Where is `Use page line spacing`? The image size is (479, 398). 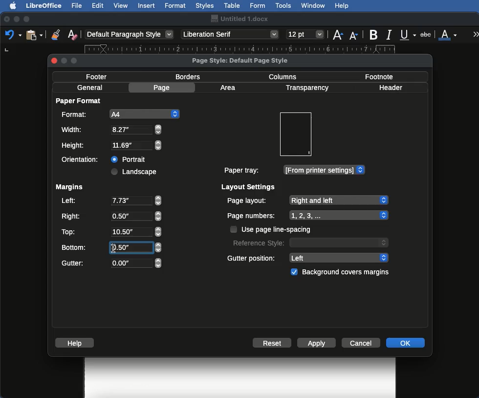 Use page line spacing is located at coordinates (272, 229).